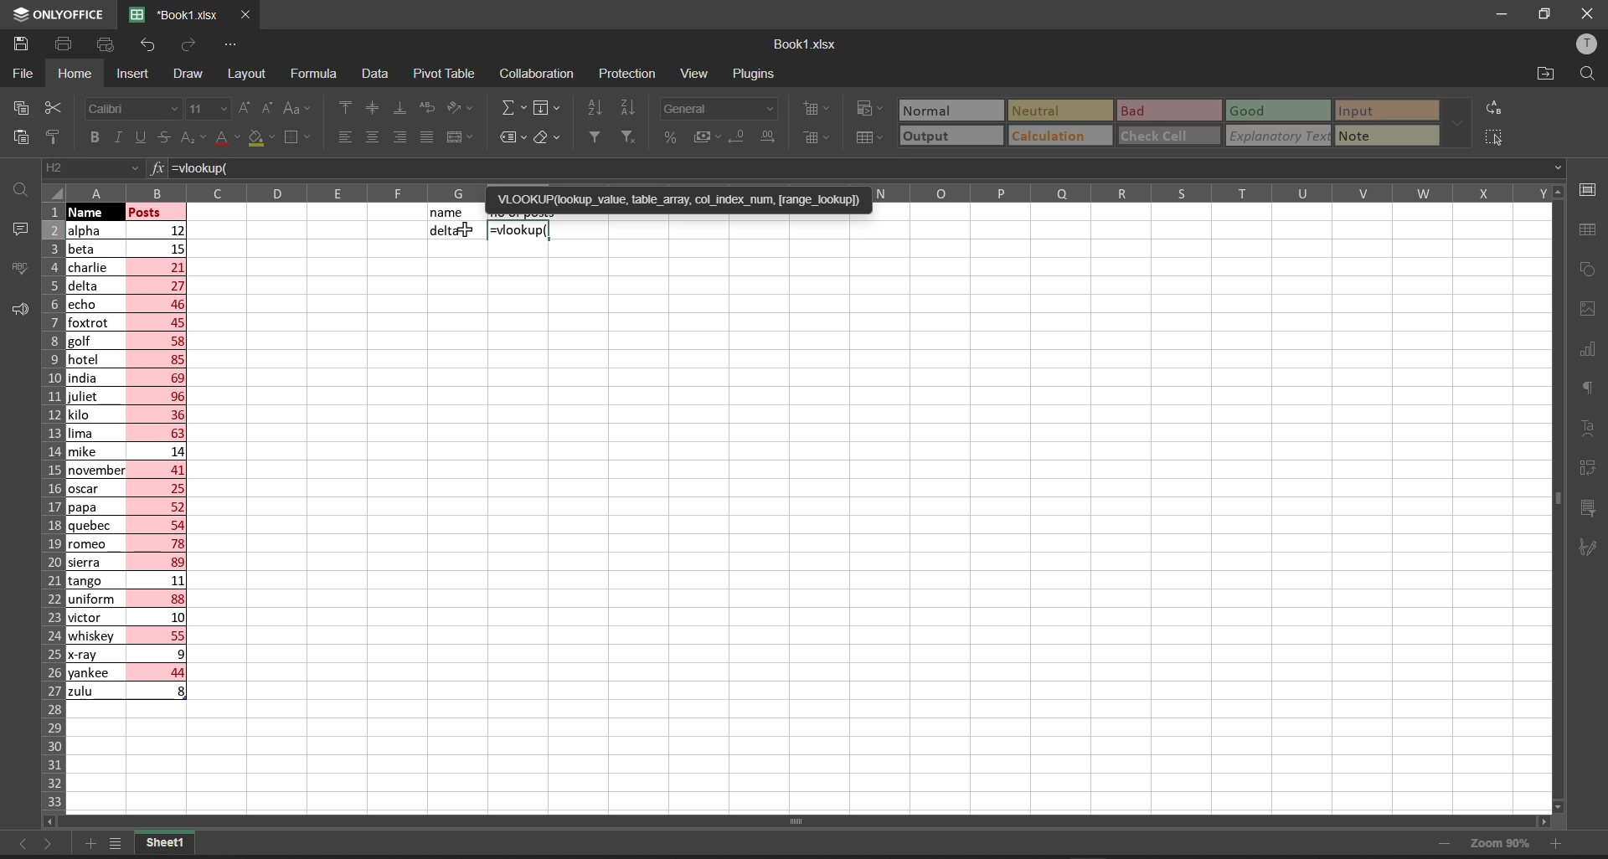 The height and width of the screenshot is (859, 1608). What do you see at coordinates (1592, 427) in the screenshot?
I see `text settings` at bounding box center [1592, 427].